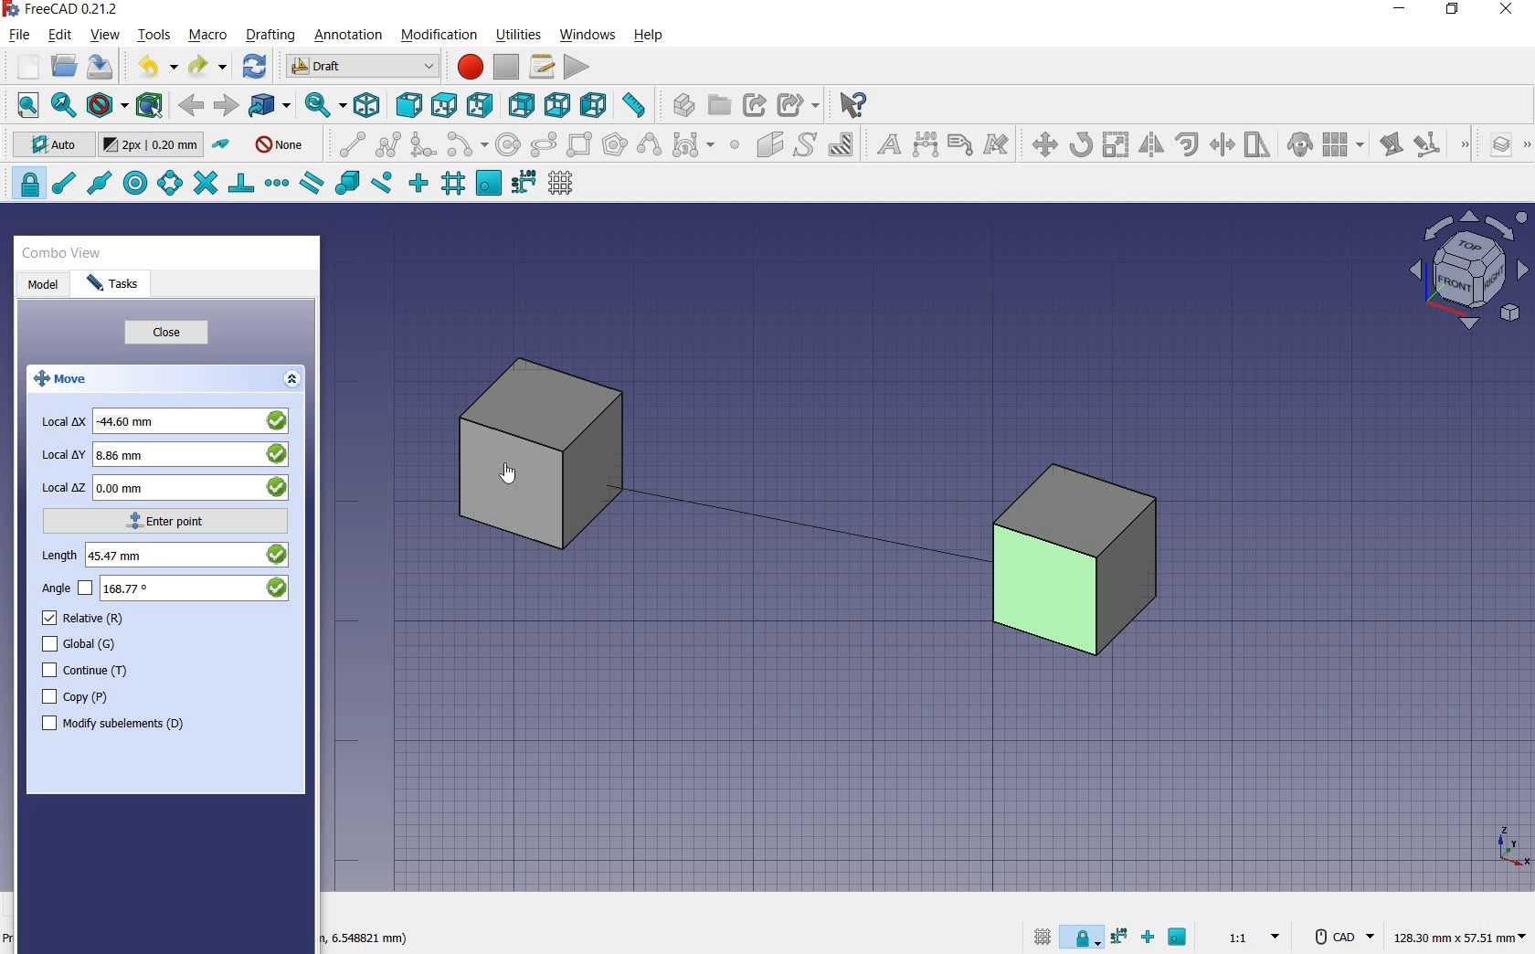 This screenshot has height=954, width=1535. I want to click on enter point, so click(166, 521).